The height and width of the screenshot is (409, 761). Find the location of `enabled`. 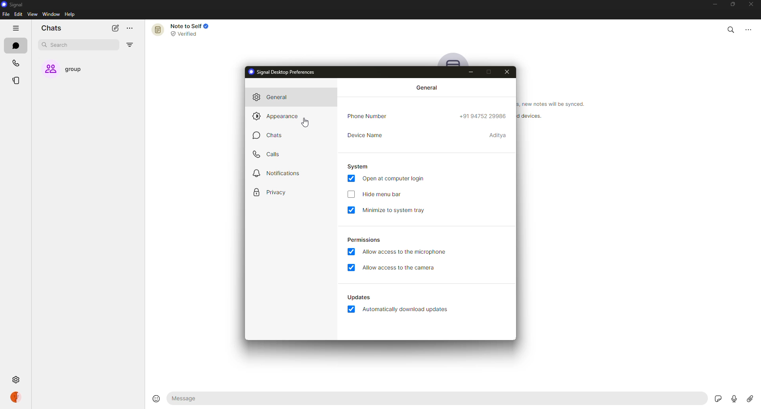

enabled is located at coordinates (351, 178).